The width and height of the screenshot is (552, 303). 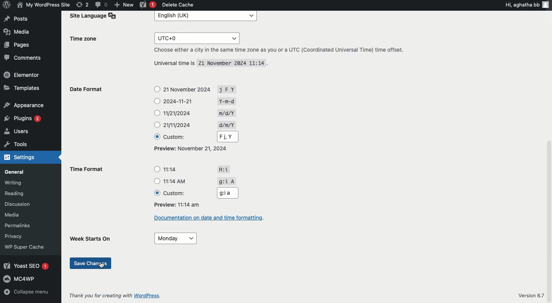 What do you see at coordinates (18, 45) in the screenshot?
I see `Pages` at bounding box center [18, 45].